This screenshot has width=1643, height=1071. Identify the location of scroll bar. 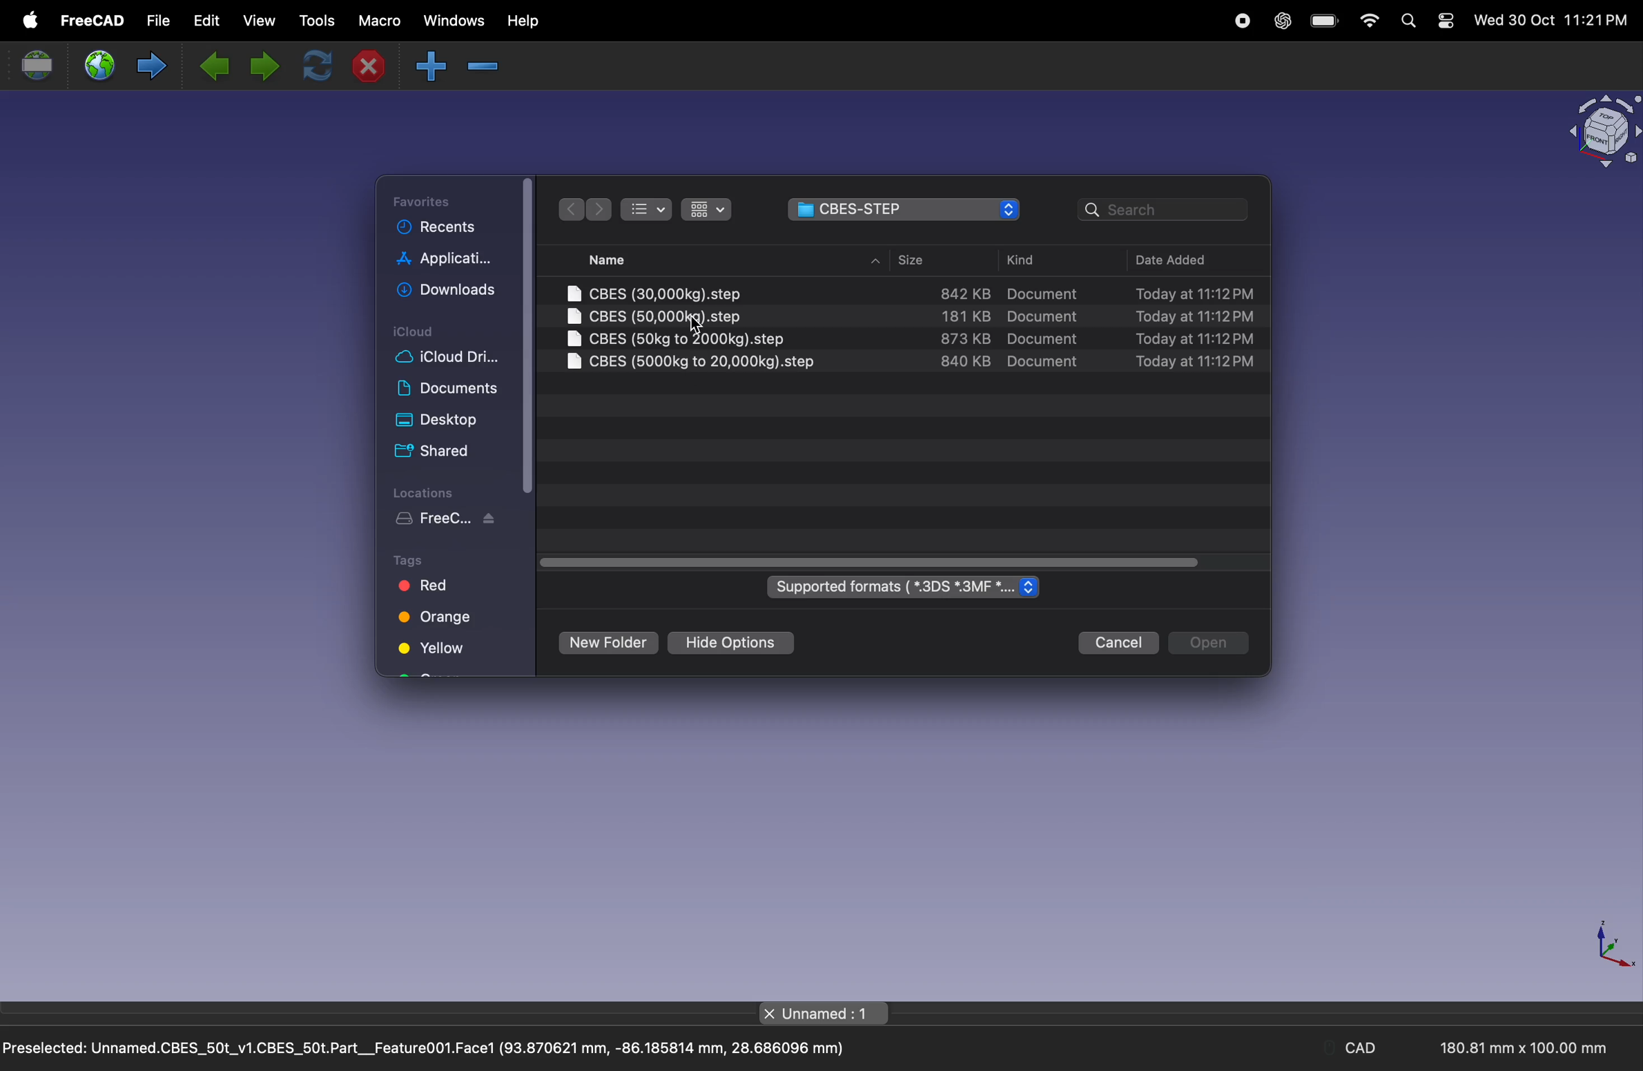
(870, 561).